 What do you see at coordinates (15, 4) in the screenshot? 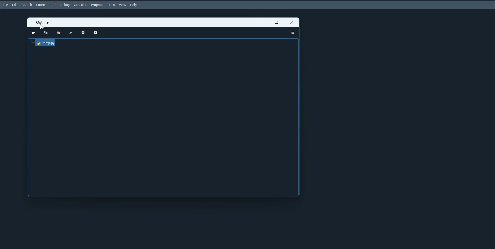
I see `Edit` at bounding box center [15, 4].